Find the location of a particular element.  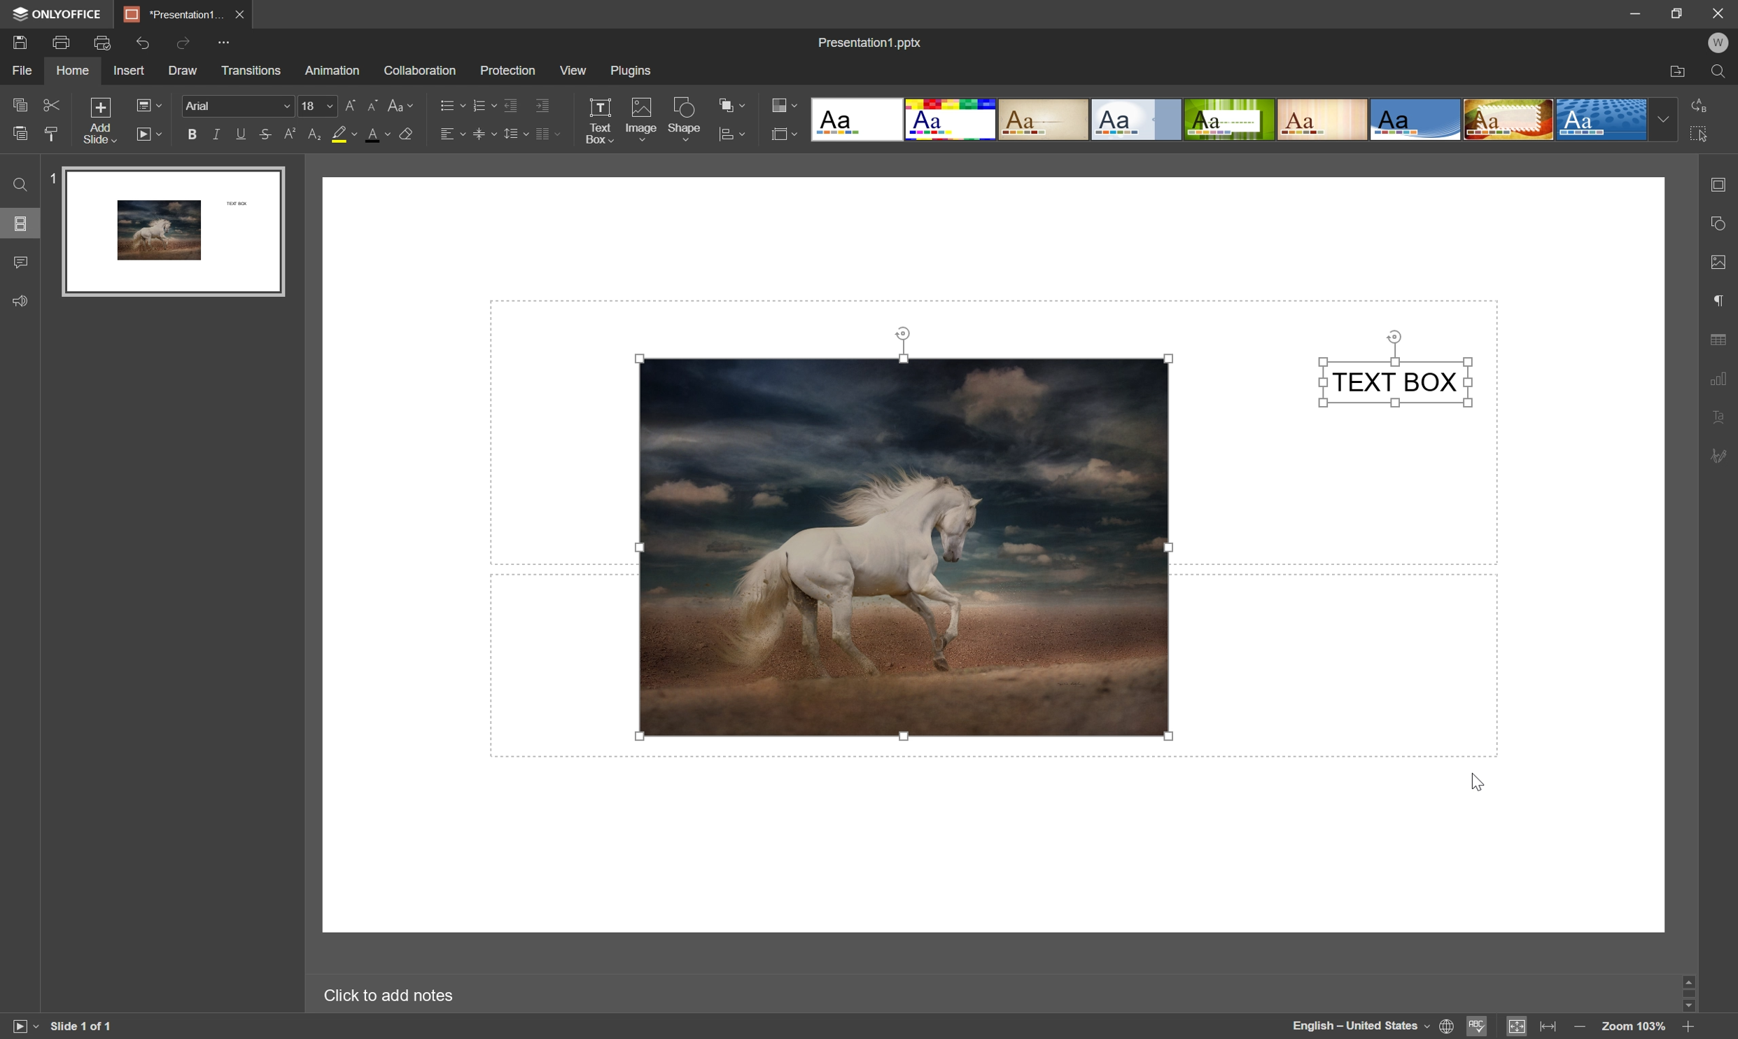

protection is located at coordinates (506, 71).